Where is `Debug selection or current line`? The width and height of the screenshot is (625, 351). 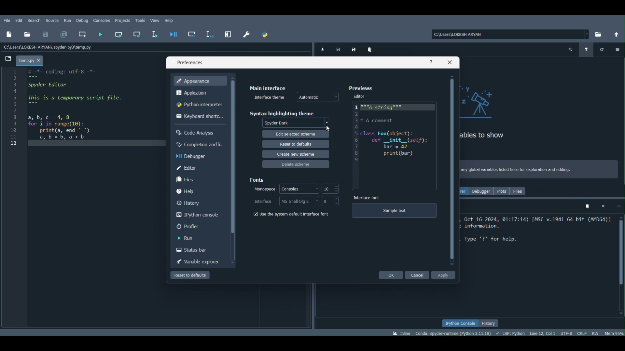
Debug selection or current line is located at coordinates (207, 33).